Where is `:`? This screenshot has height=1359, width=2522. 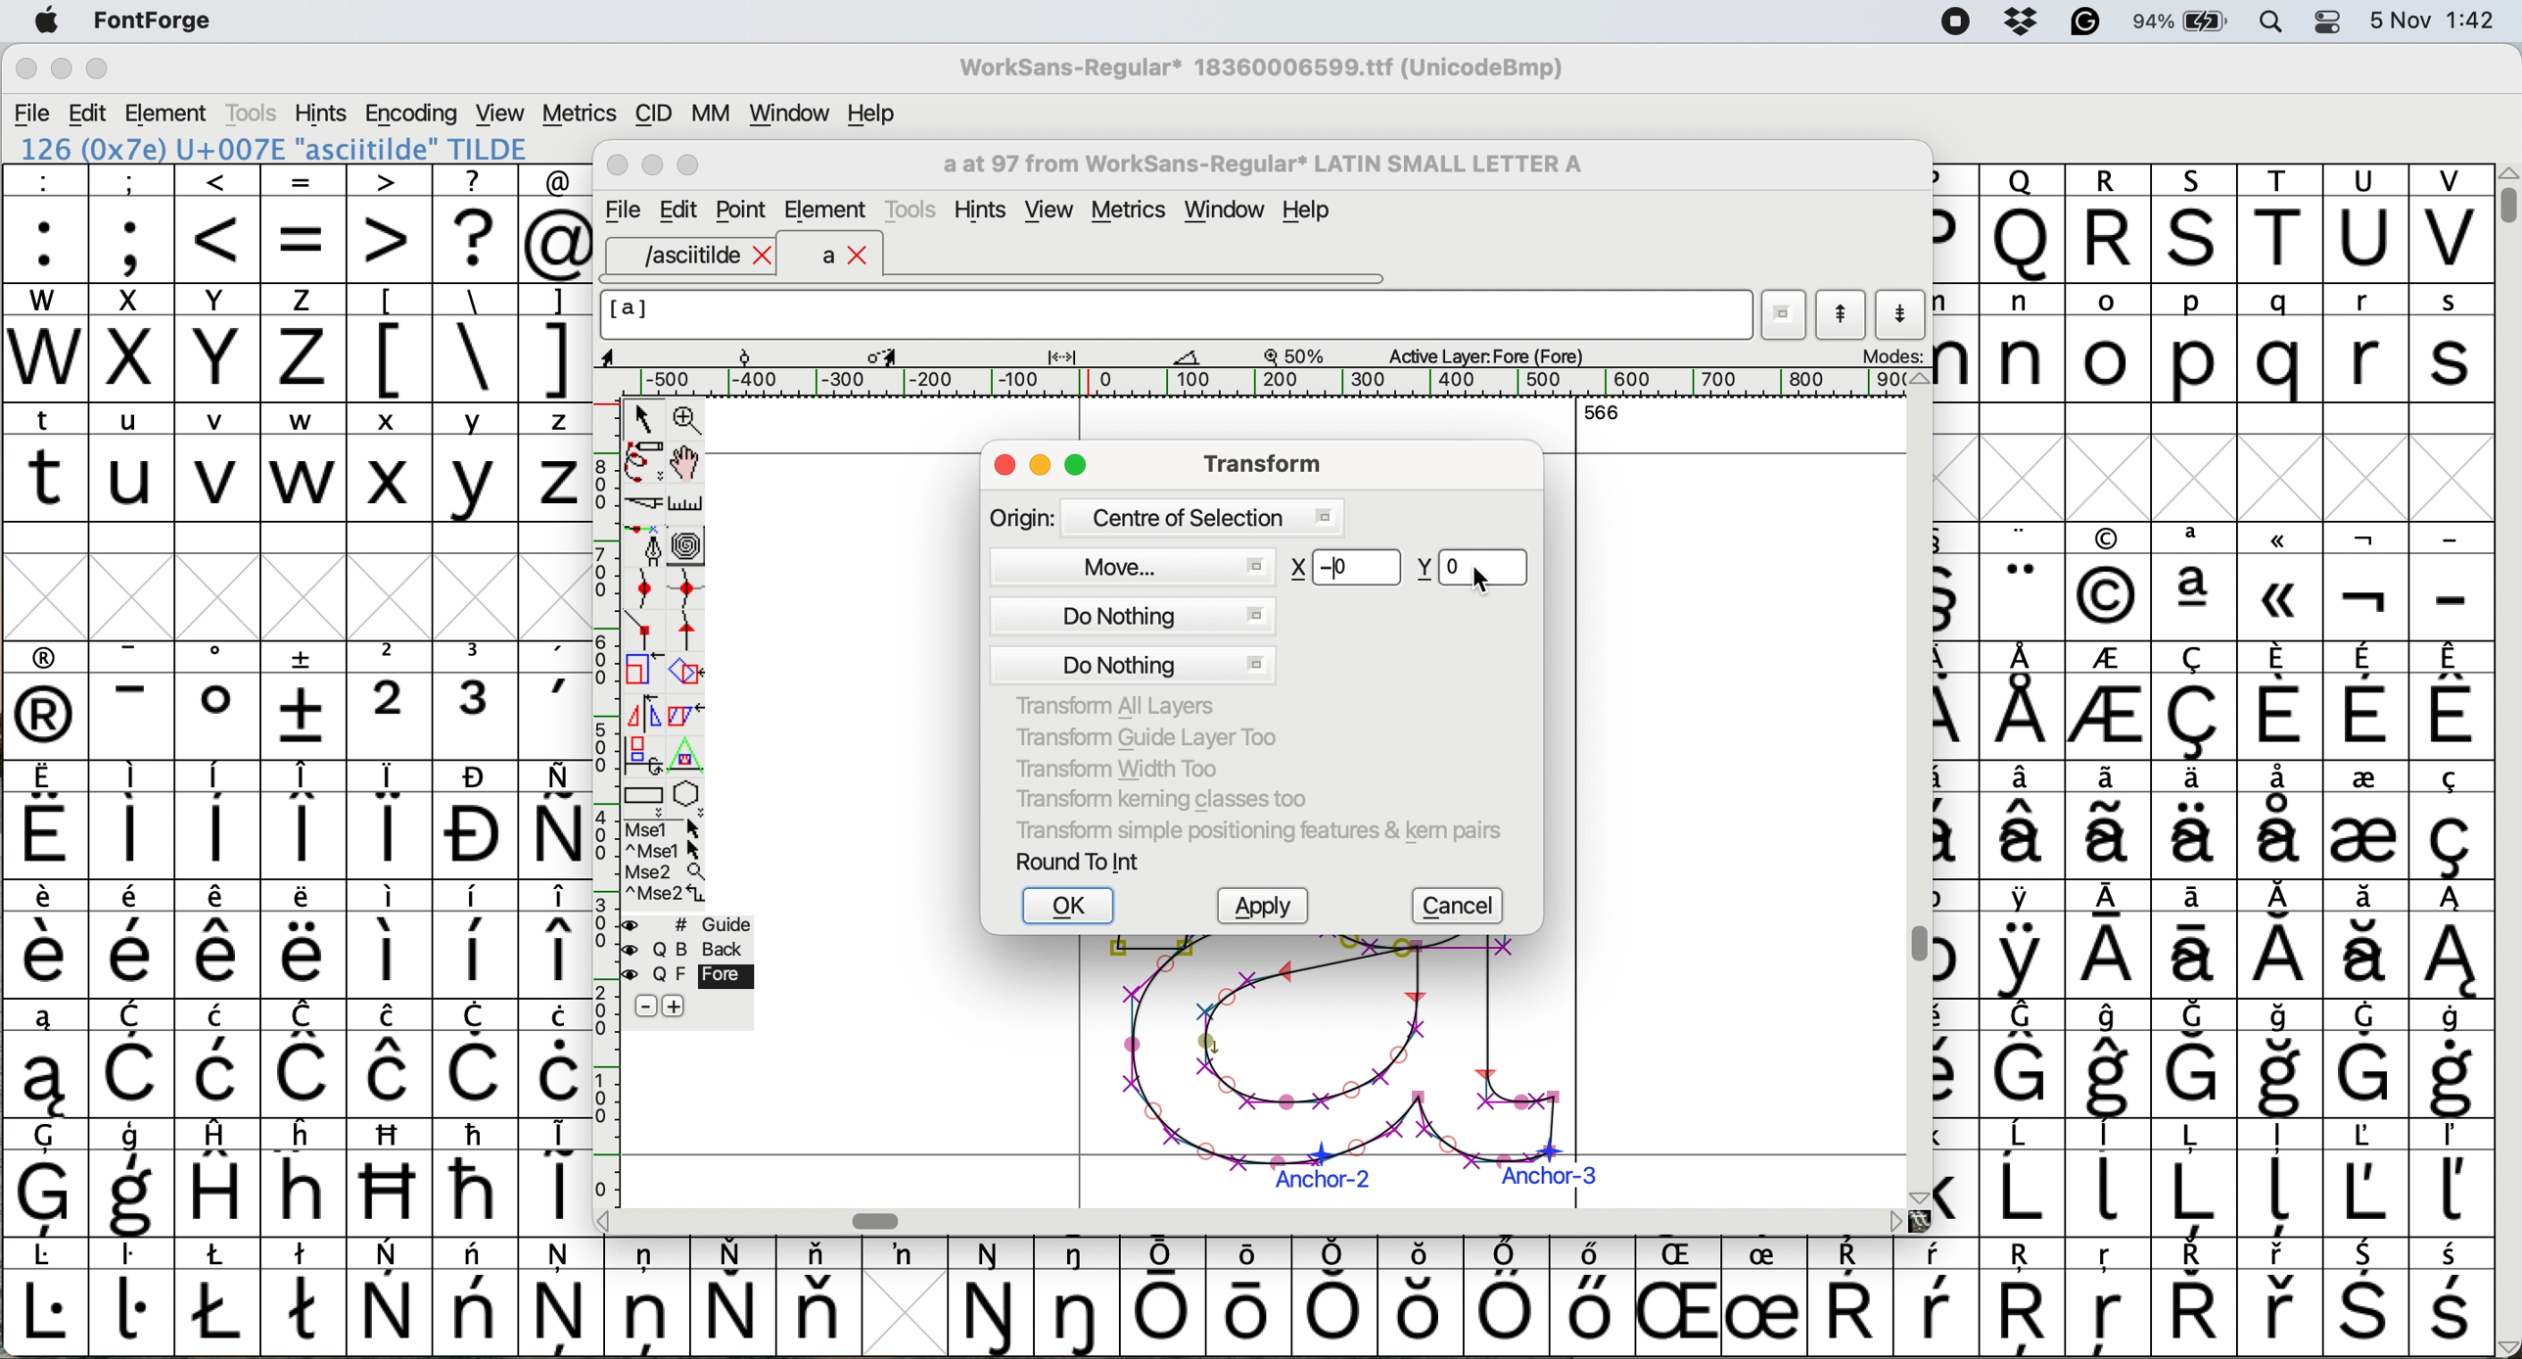 : is located at coordinates (47, 224).